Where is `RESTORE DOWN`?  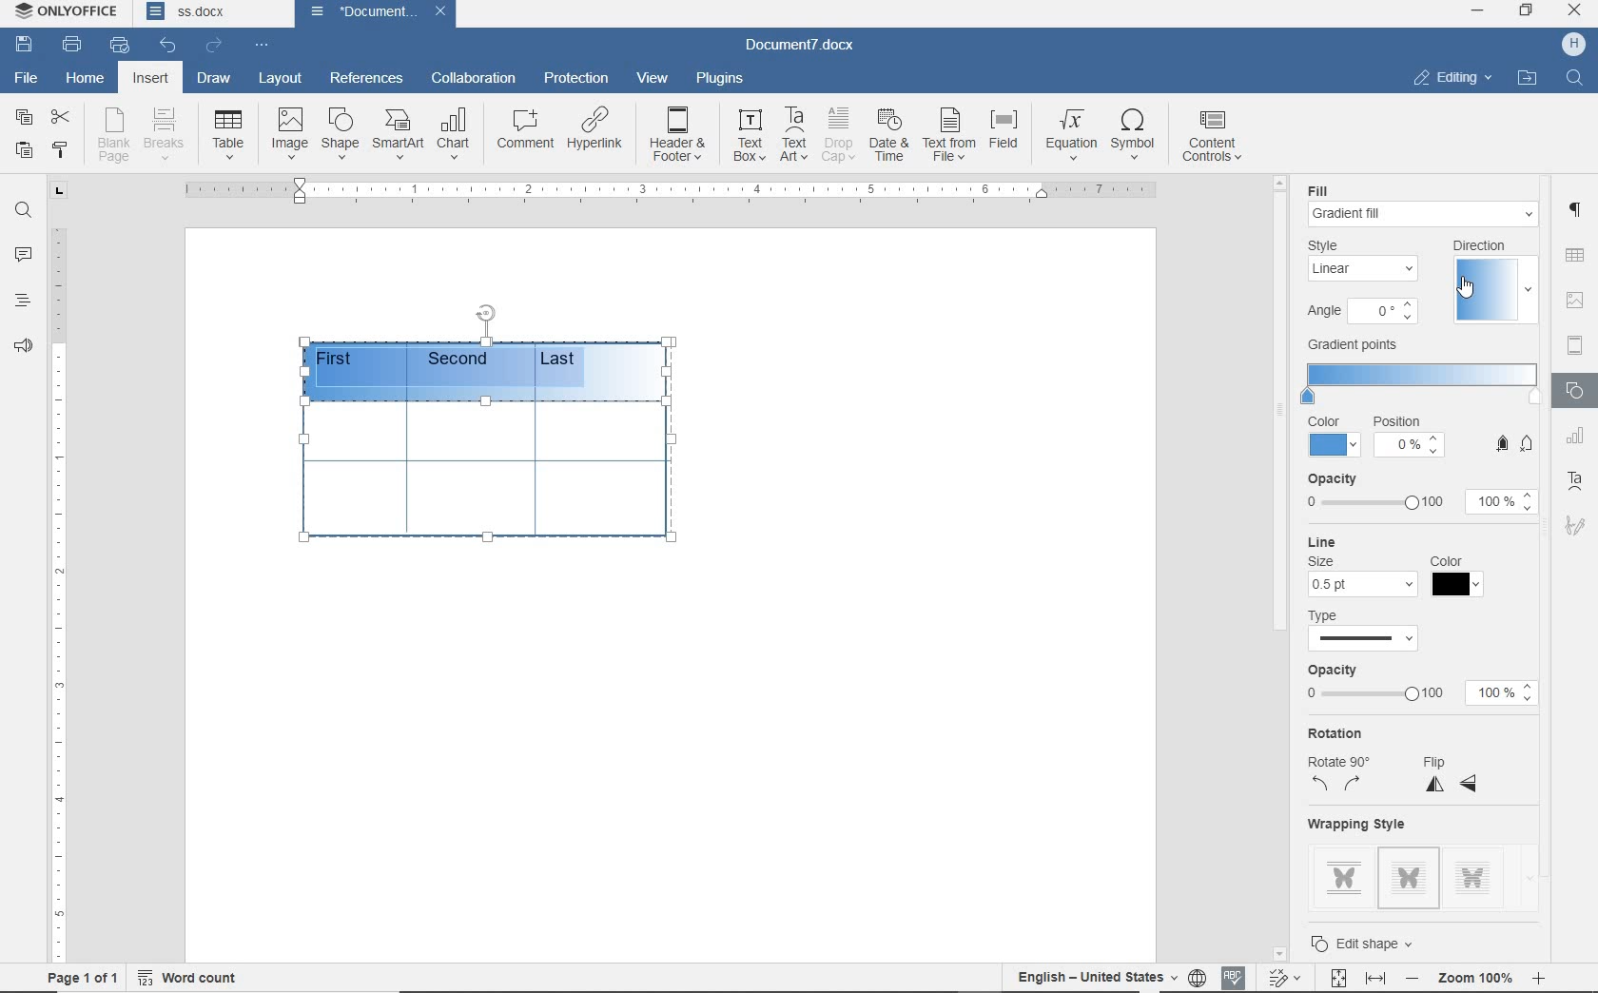 RESTORE DOWN is located at coordinates (1528, 11).